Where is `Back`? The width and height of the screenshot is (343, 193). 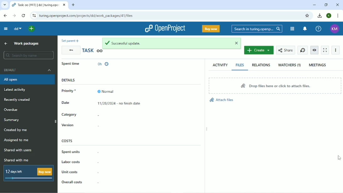
Back is located at coordinates (70, 50).